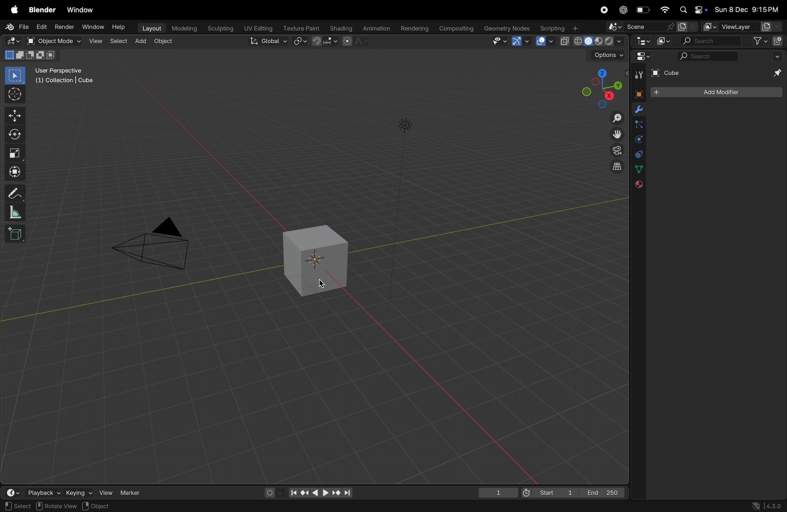 This screenshot has height=512, width=787. What do you see at coordinates (637, 75) in the screenshot?
I see `tool` at bounding box center [637, 75].